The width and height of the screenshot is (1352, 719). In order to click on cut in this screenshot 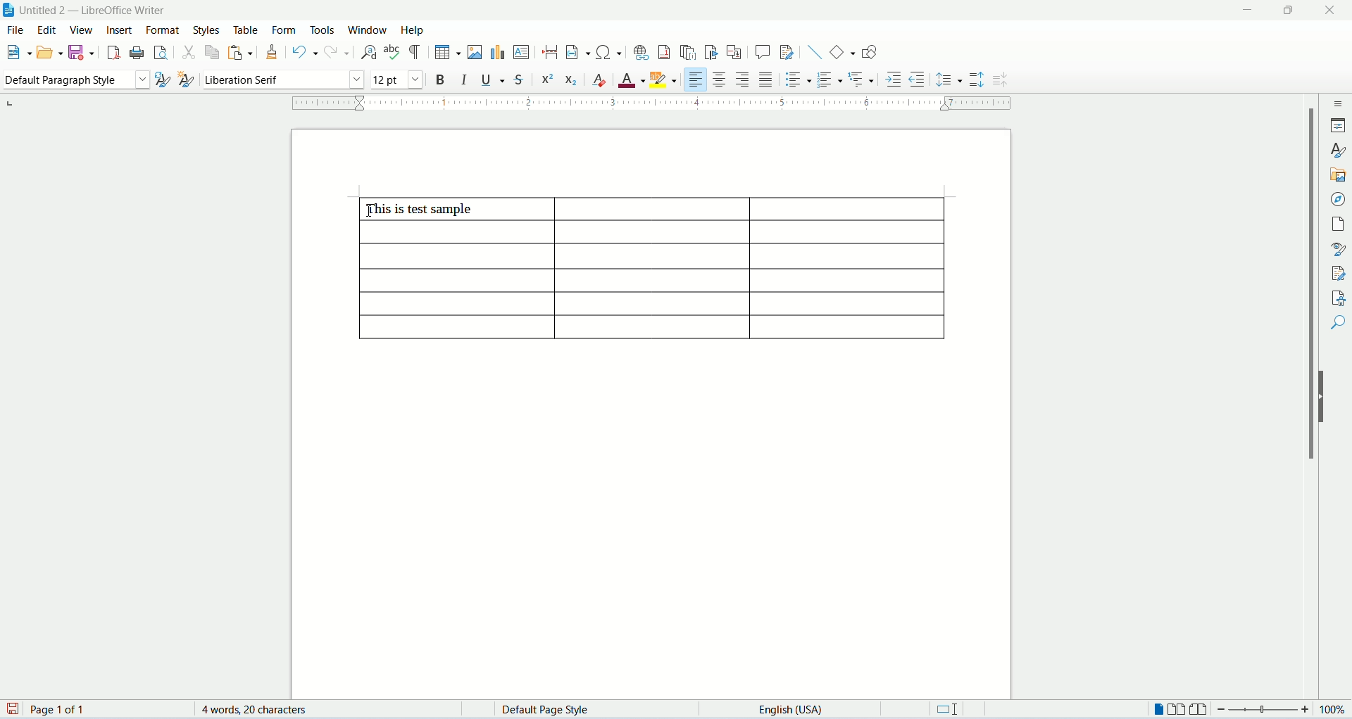, I will do `click(189, 51)`.